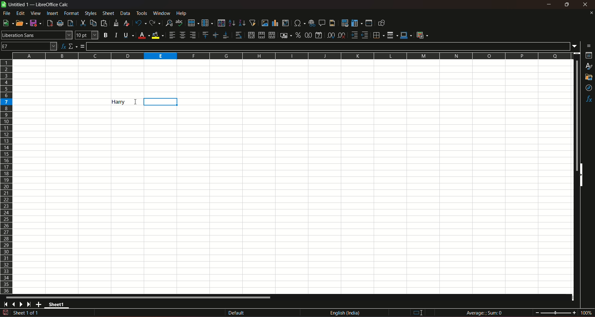  Describe the element at coordinates (26, 314) in the screenshot. I see `sheet sequence` at that location.